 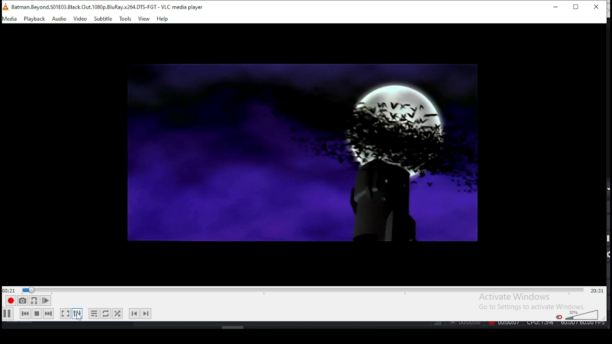 What do you see at coordinates (78, 314) in the screenshot?
I see `show extended settings` at bounding box center [78, 314].